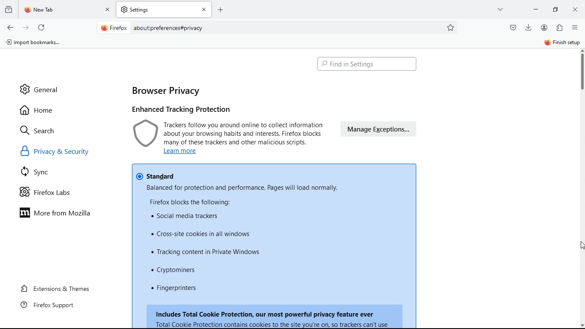 Image resolution: width=585 pixels, height=329 pixels. What do you see at coordinates (379, 129) in the screenshot?
I see `manage exceptions` at bounding box center [379, 129].